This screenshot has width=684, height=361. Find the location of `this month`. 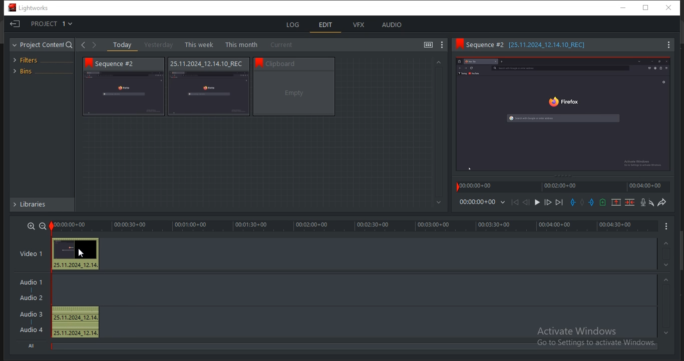

this month is located at coordinates (241, 44).